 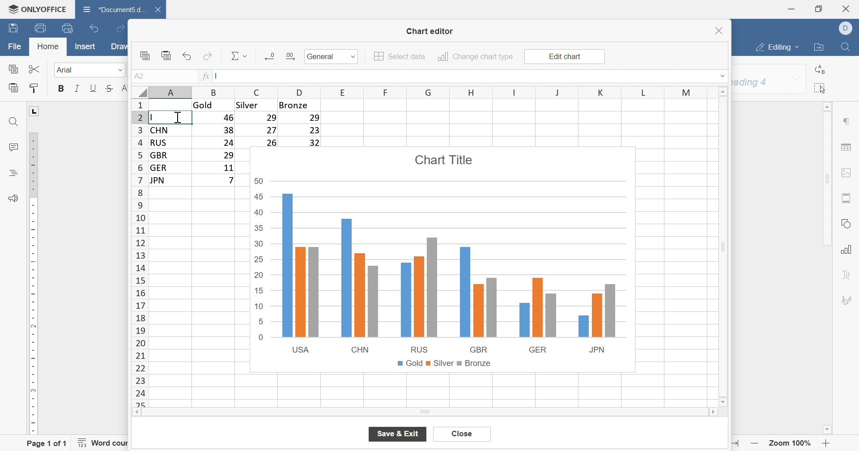 I want to click on table settings, so click(x=846, y=147).